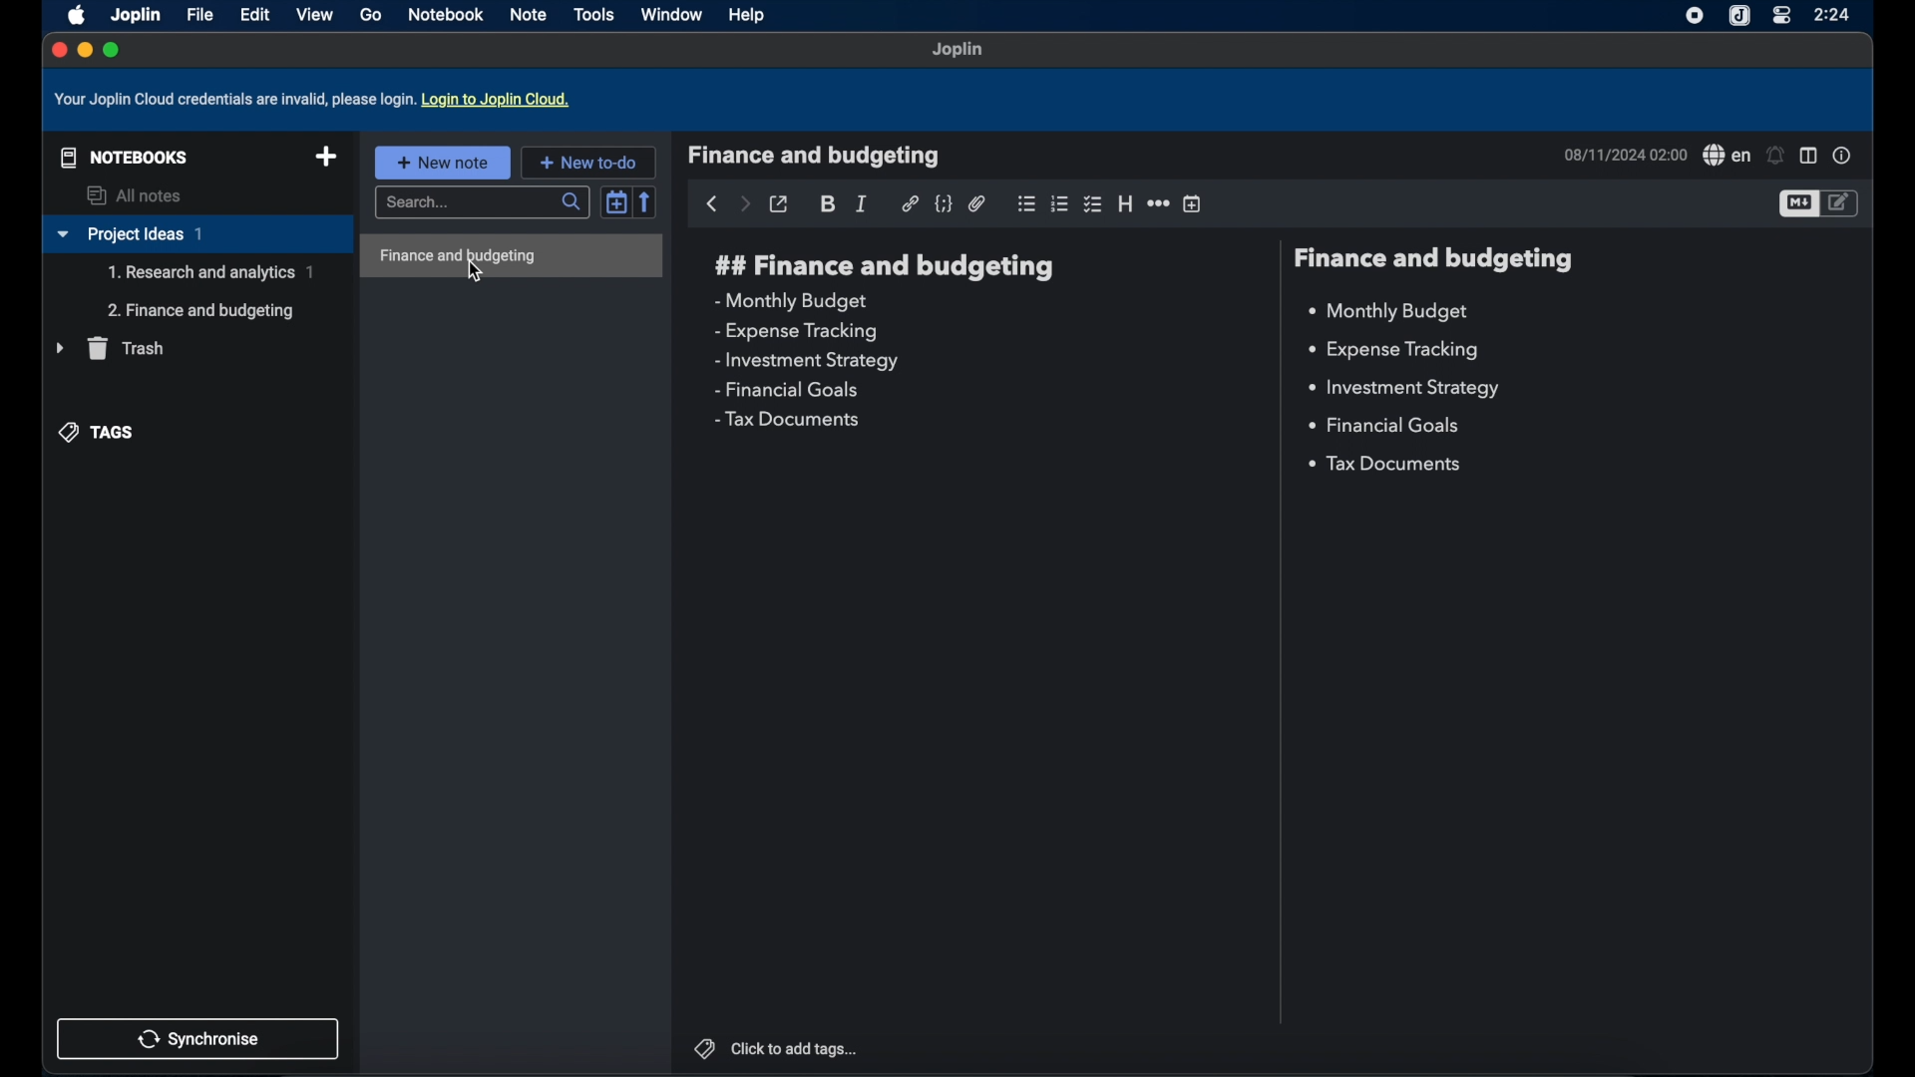 The width and height of the screenshot is (1915, 1077). Describe the element at coordinates (863, 203) in the screenshot. I see `italic` at that location.